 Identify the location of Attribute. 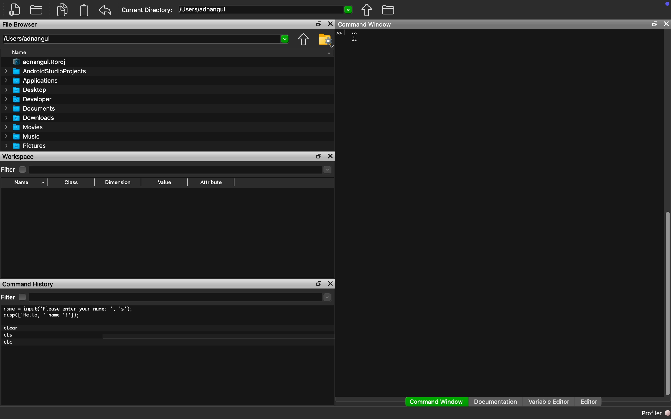
(211, 182).